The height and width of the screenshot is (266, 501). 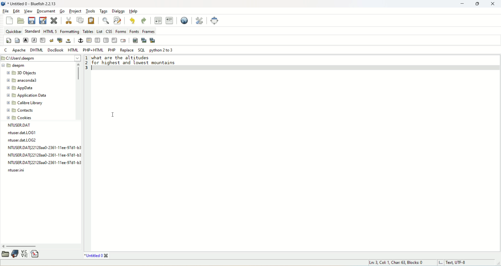 I want to click on edit, so click(x=17, y=11).